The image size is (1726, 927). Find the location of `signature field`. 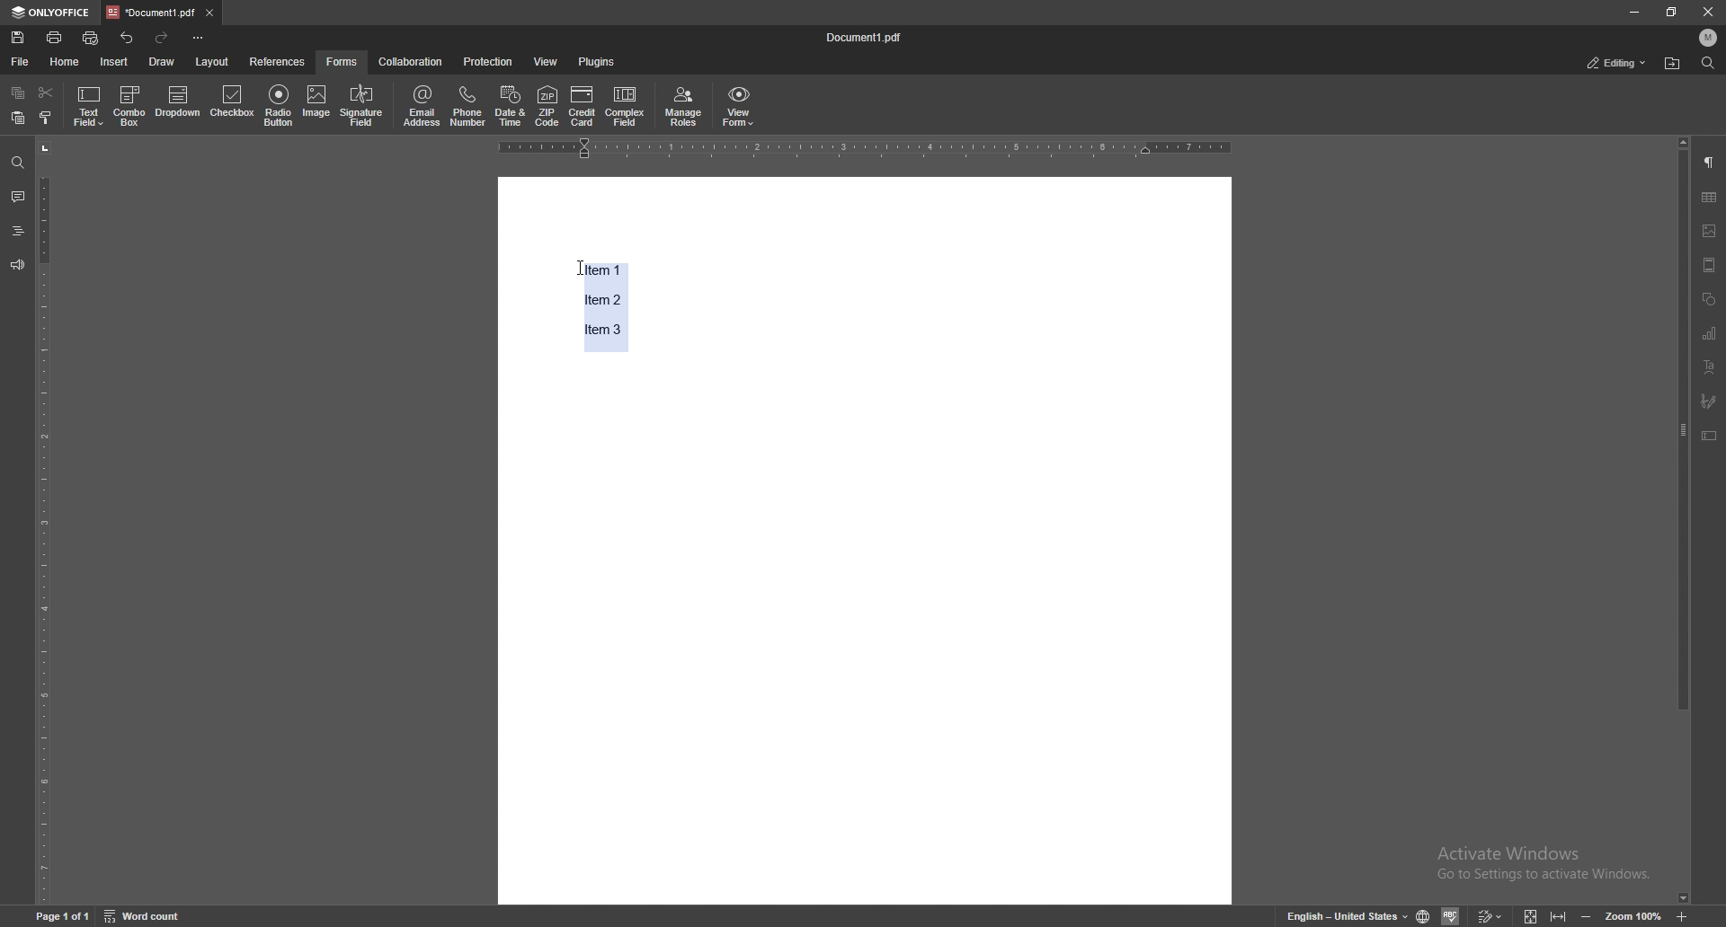

signature field is located at coordinates (362, 106).